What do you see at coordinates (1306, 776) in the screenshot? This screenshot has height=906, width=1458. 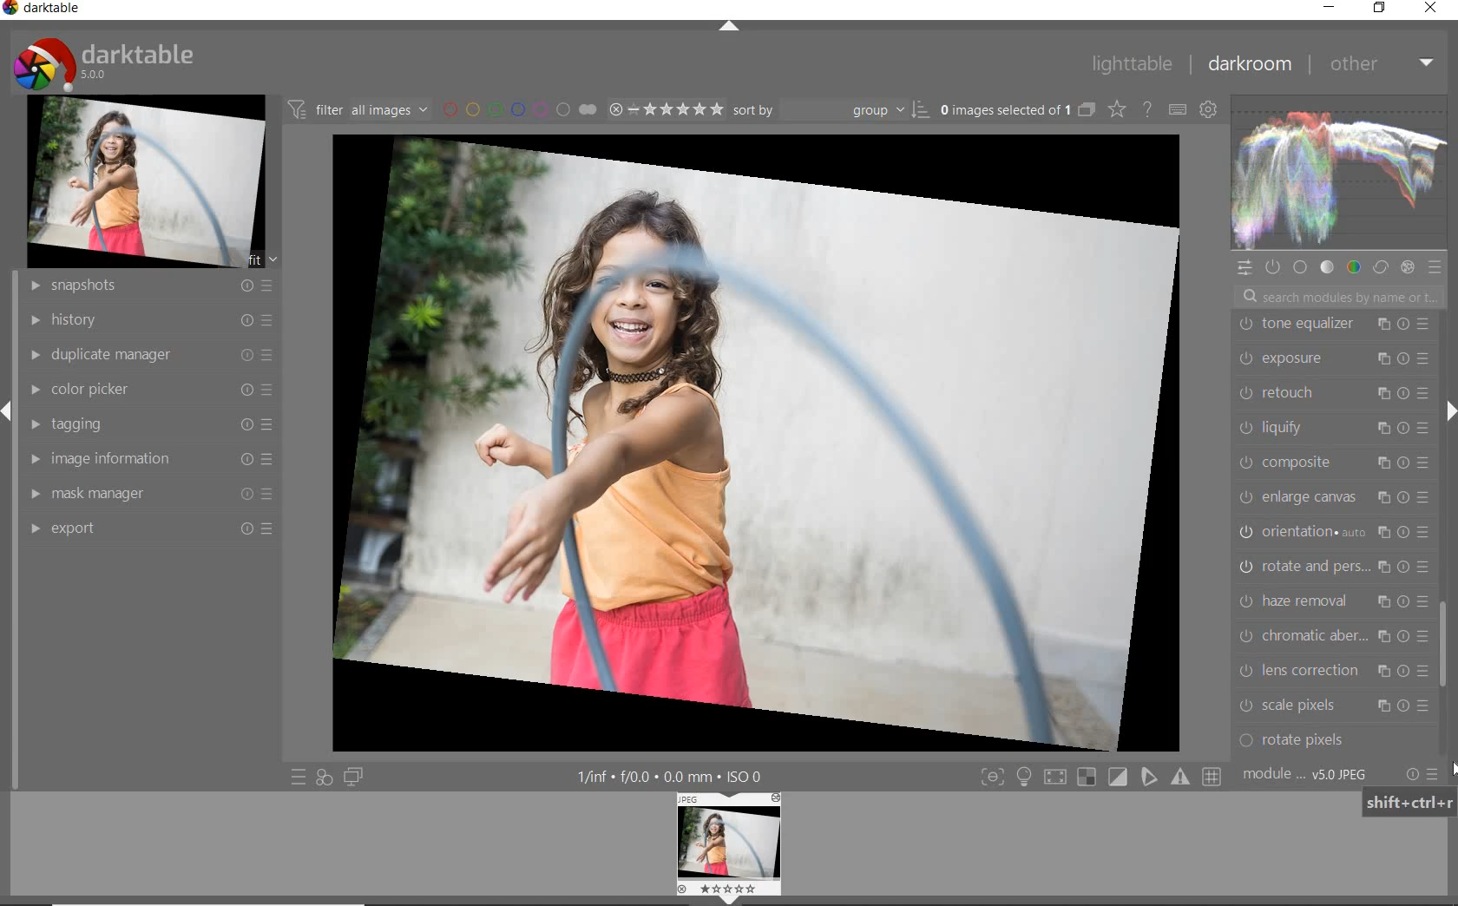 I see `module order` at bounding box center [1306, 776].